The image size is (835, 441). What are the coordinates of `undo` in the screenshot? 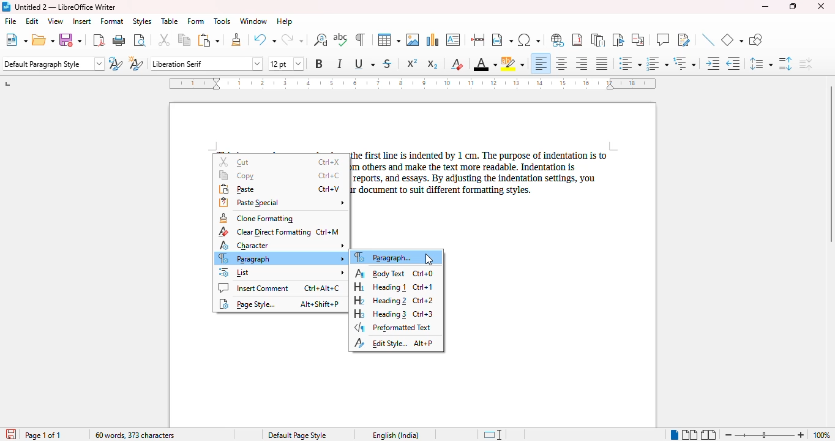 It's located at (264, 39).